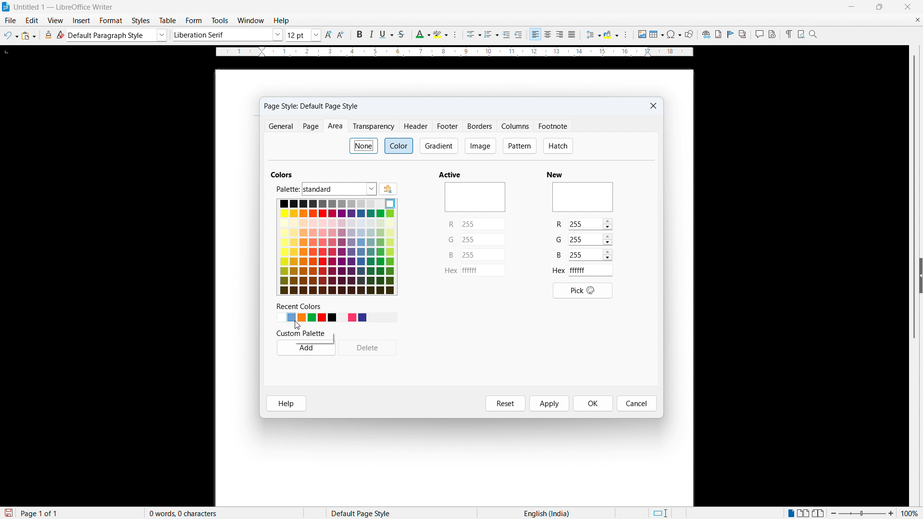 The image size is (923, 519). What do you see at coordinates (560, 35) in the screenshot?
I see `align right ` at bounding box center [560, 35].